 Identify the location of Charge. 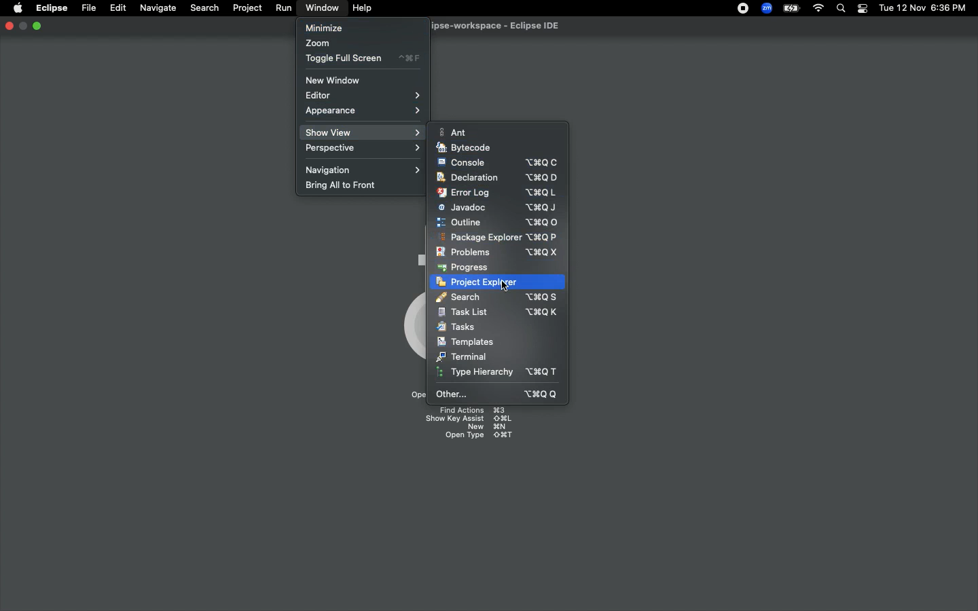
(790, 8).